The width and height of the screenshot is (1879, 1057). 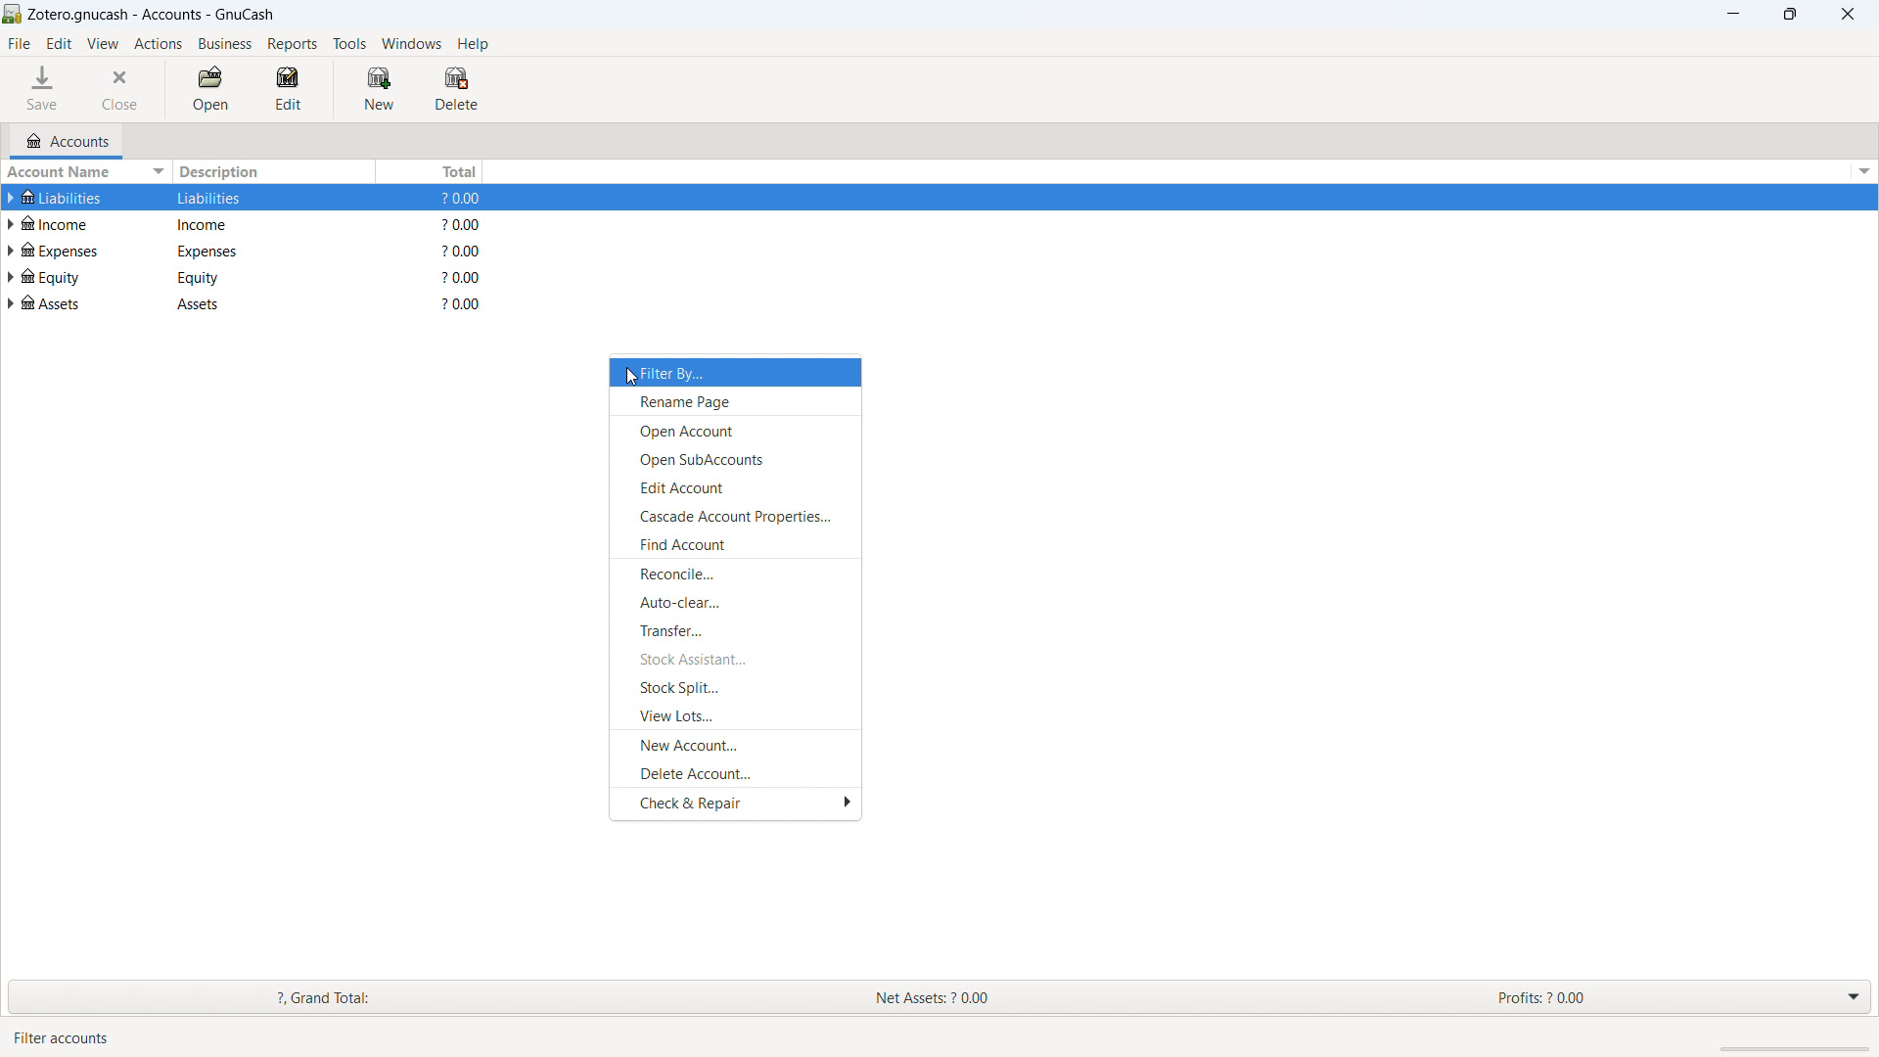 What do you see at coordinates (45, 89) in the screenshot?
I see `save` at bounding box center [45, 89].